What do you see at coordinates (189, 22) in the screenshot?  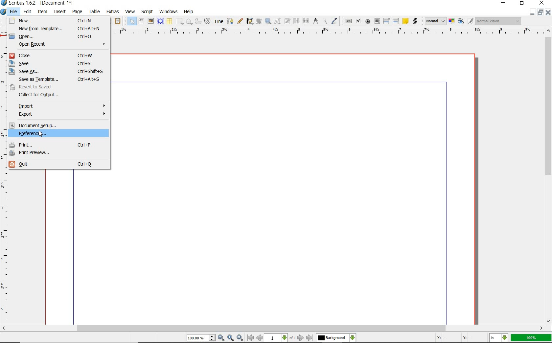 I see `polygon` at bounding box center [189, 22].